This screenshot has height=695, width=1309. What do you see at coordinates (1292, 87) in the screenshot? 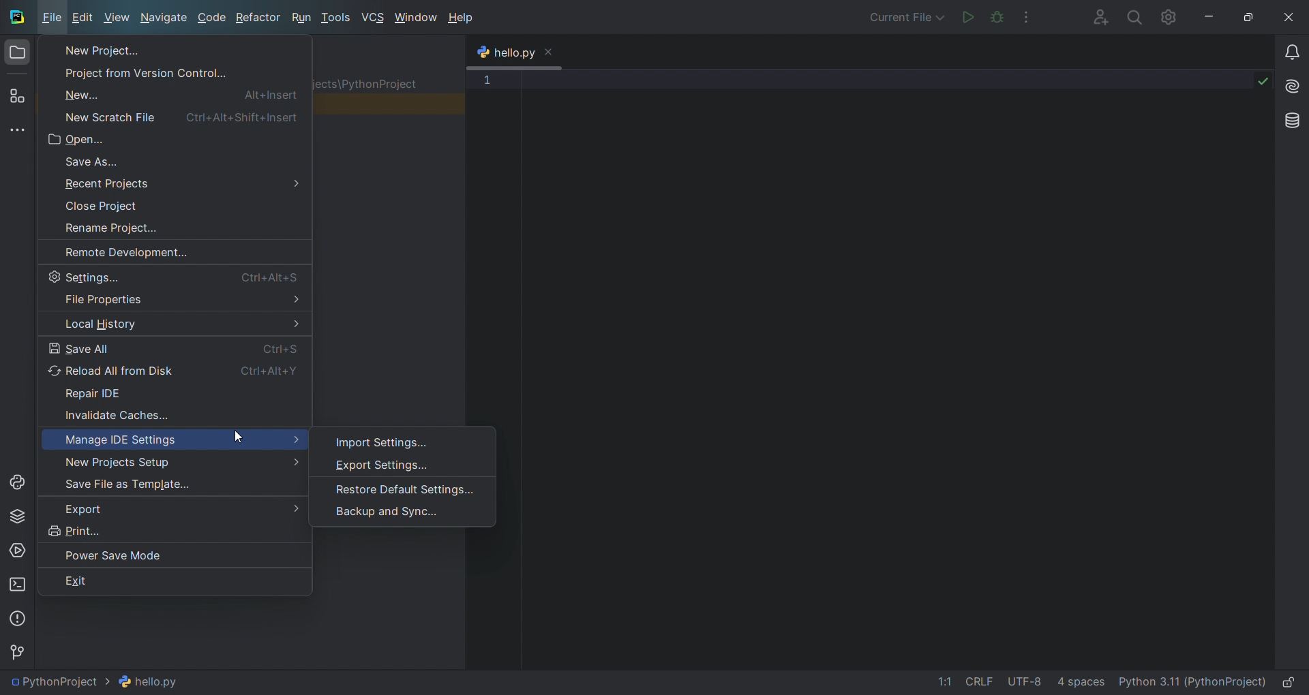
I see `ai assistant` at bounding box center [1292, 87].